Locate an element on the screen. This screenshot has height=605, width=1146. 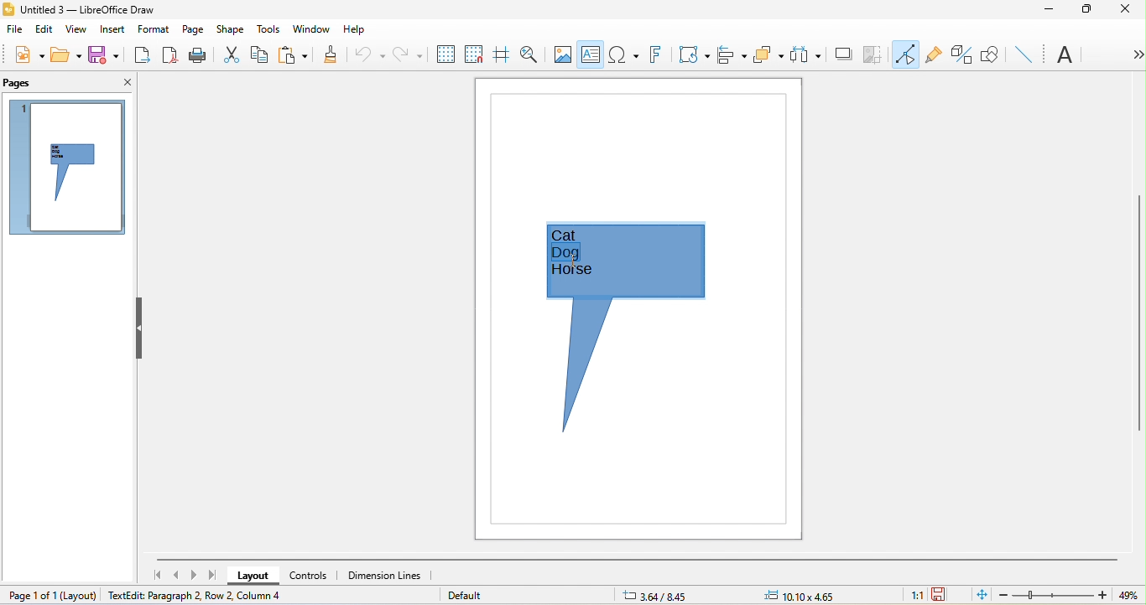
fit to the current window is located at coordinates (978, 594).